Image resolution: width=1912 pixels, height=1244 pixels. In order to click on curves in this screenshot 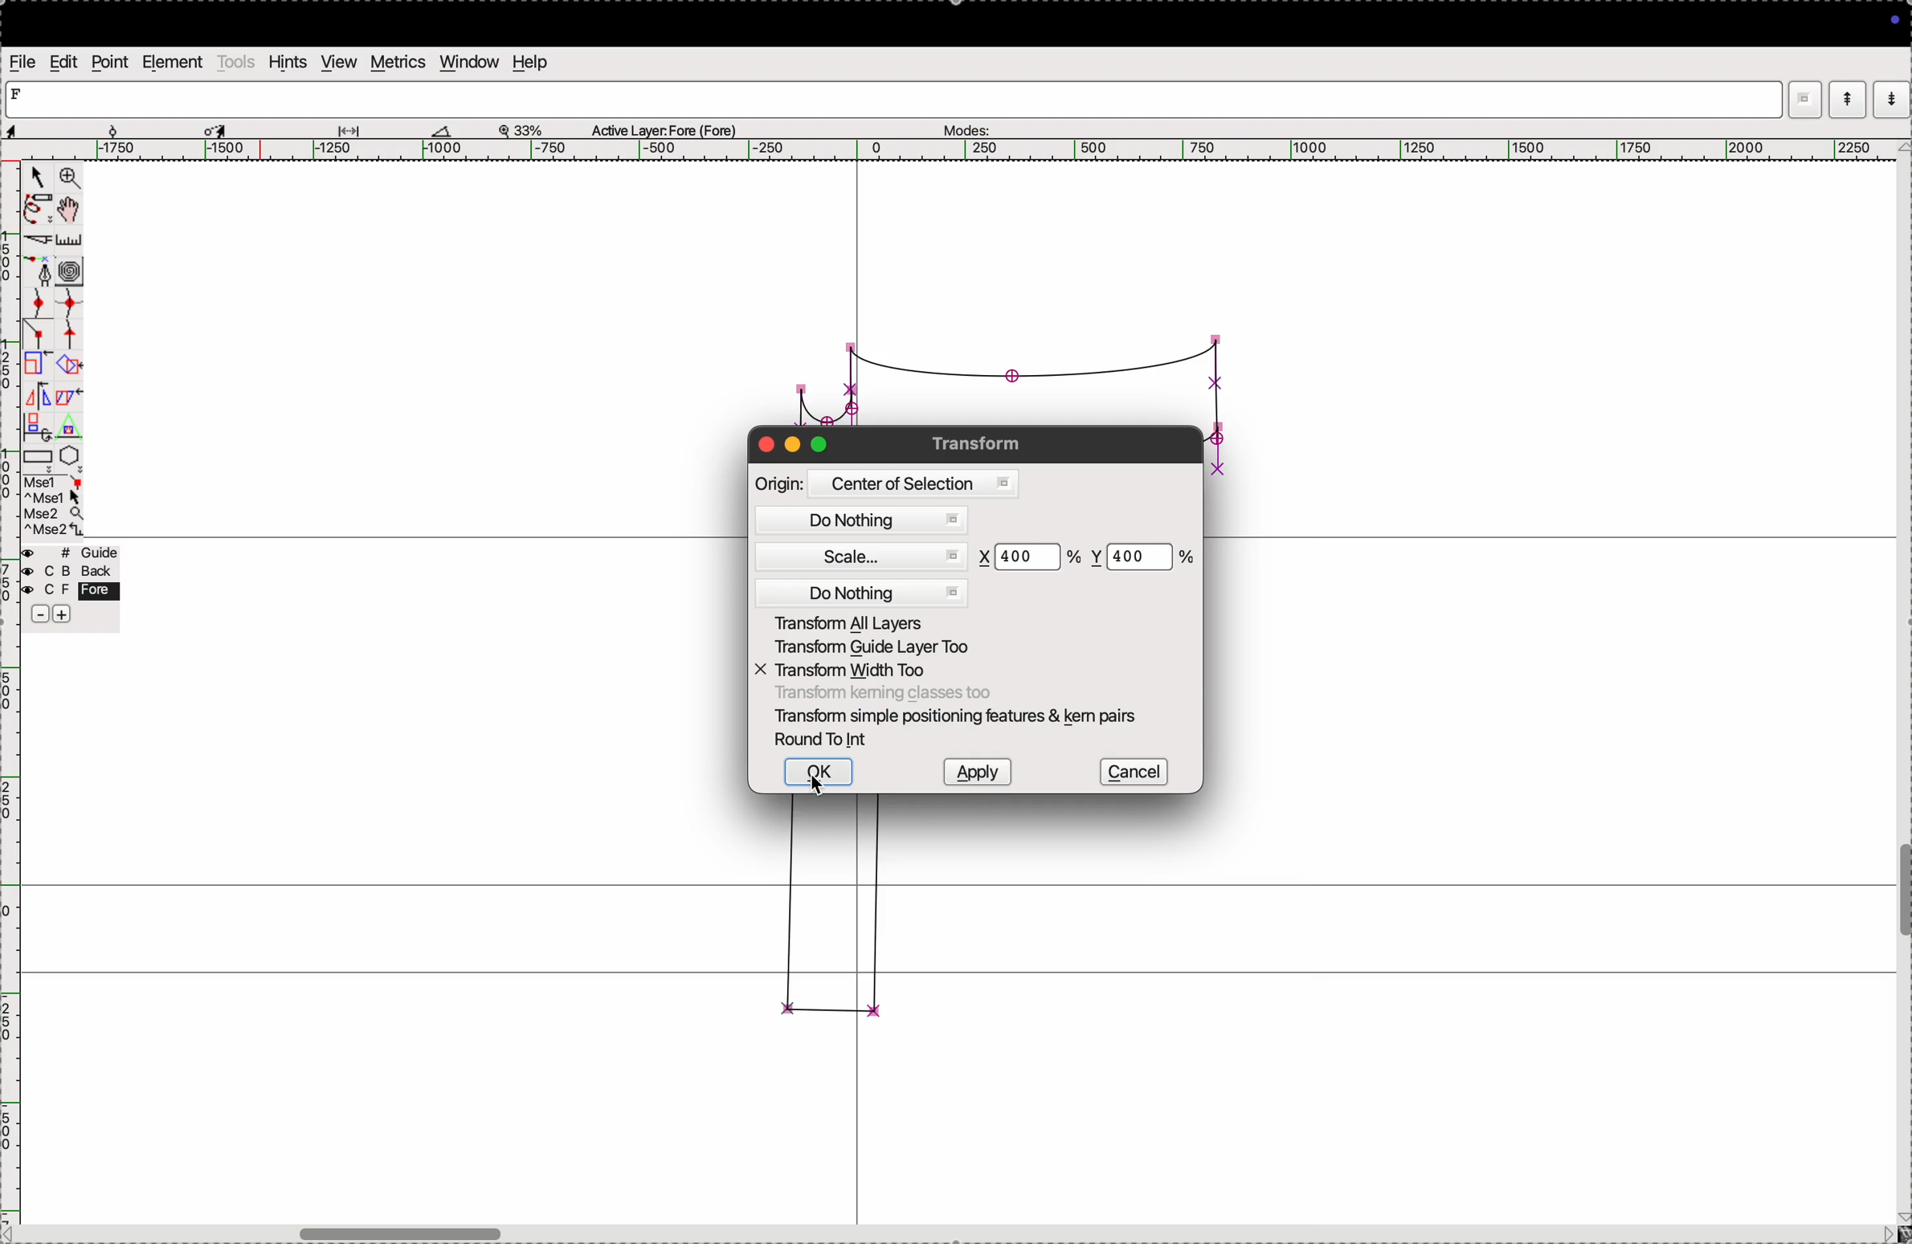, I will do `click(71, 273)`.